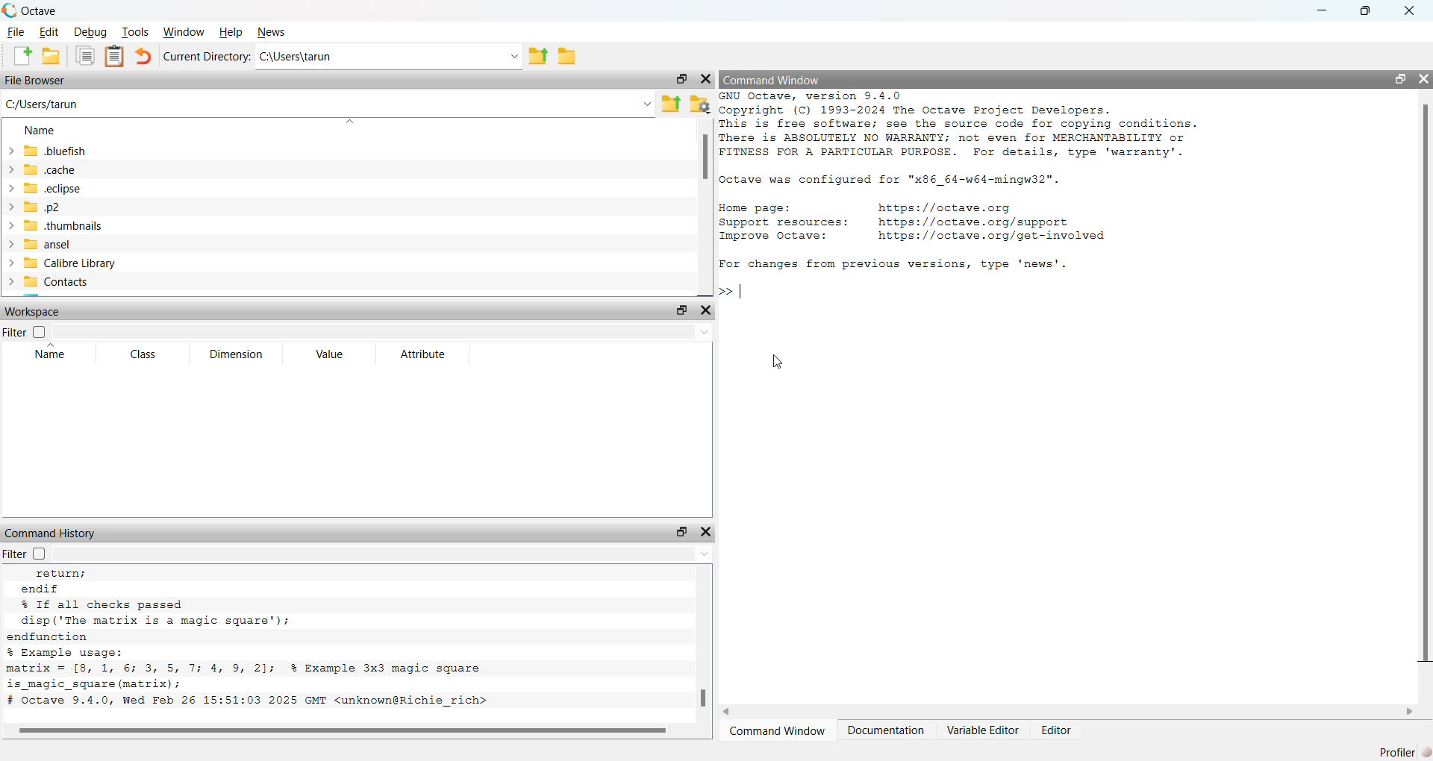  What do you see at coordinates (51, 56) in the screenshot?
I see `New folder` at bounding box center [51, 56].